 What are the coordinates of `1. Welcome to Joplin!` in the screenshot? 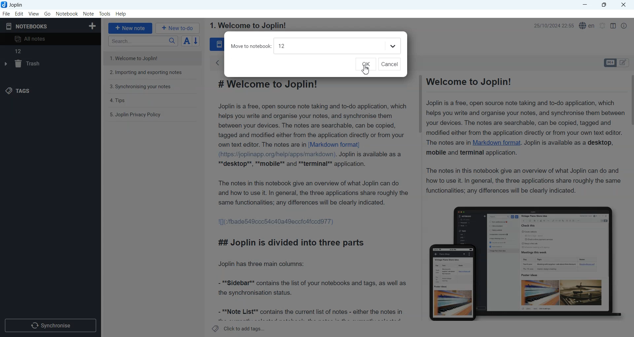 It's located at (247, 25).